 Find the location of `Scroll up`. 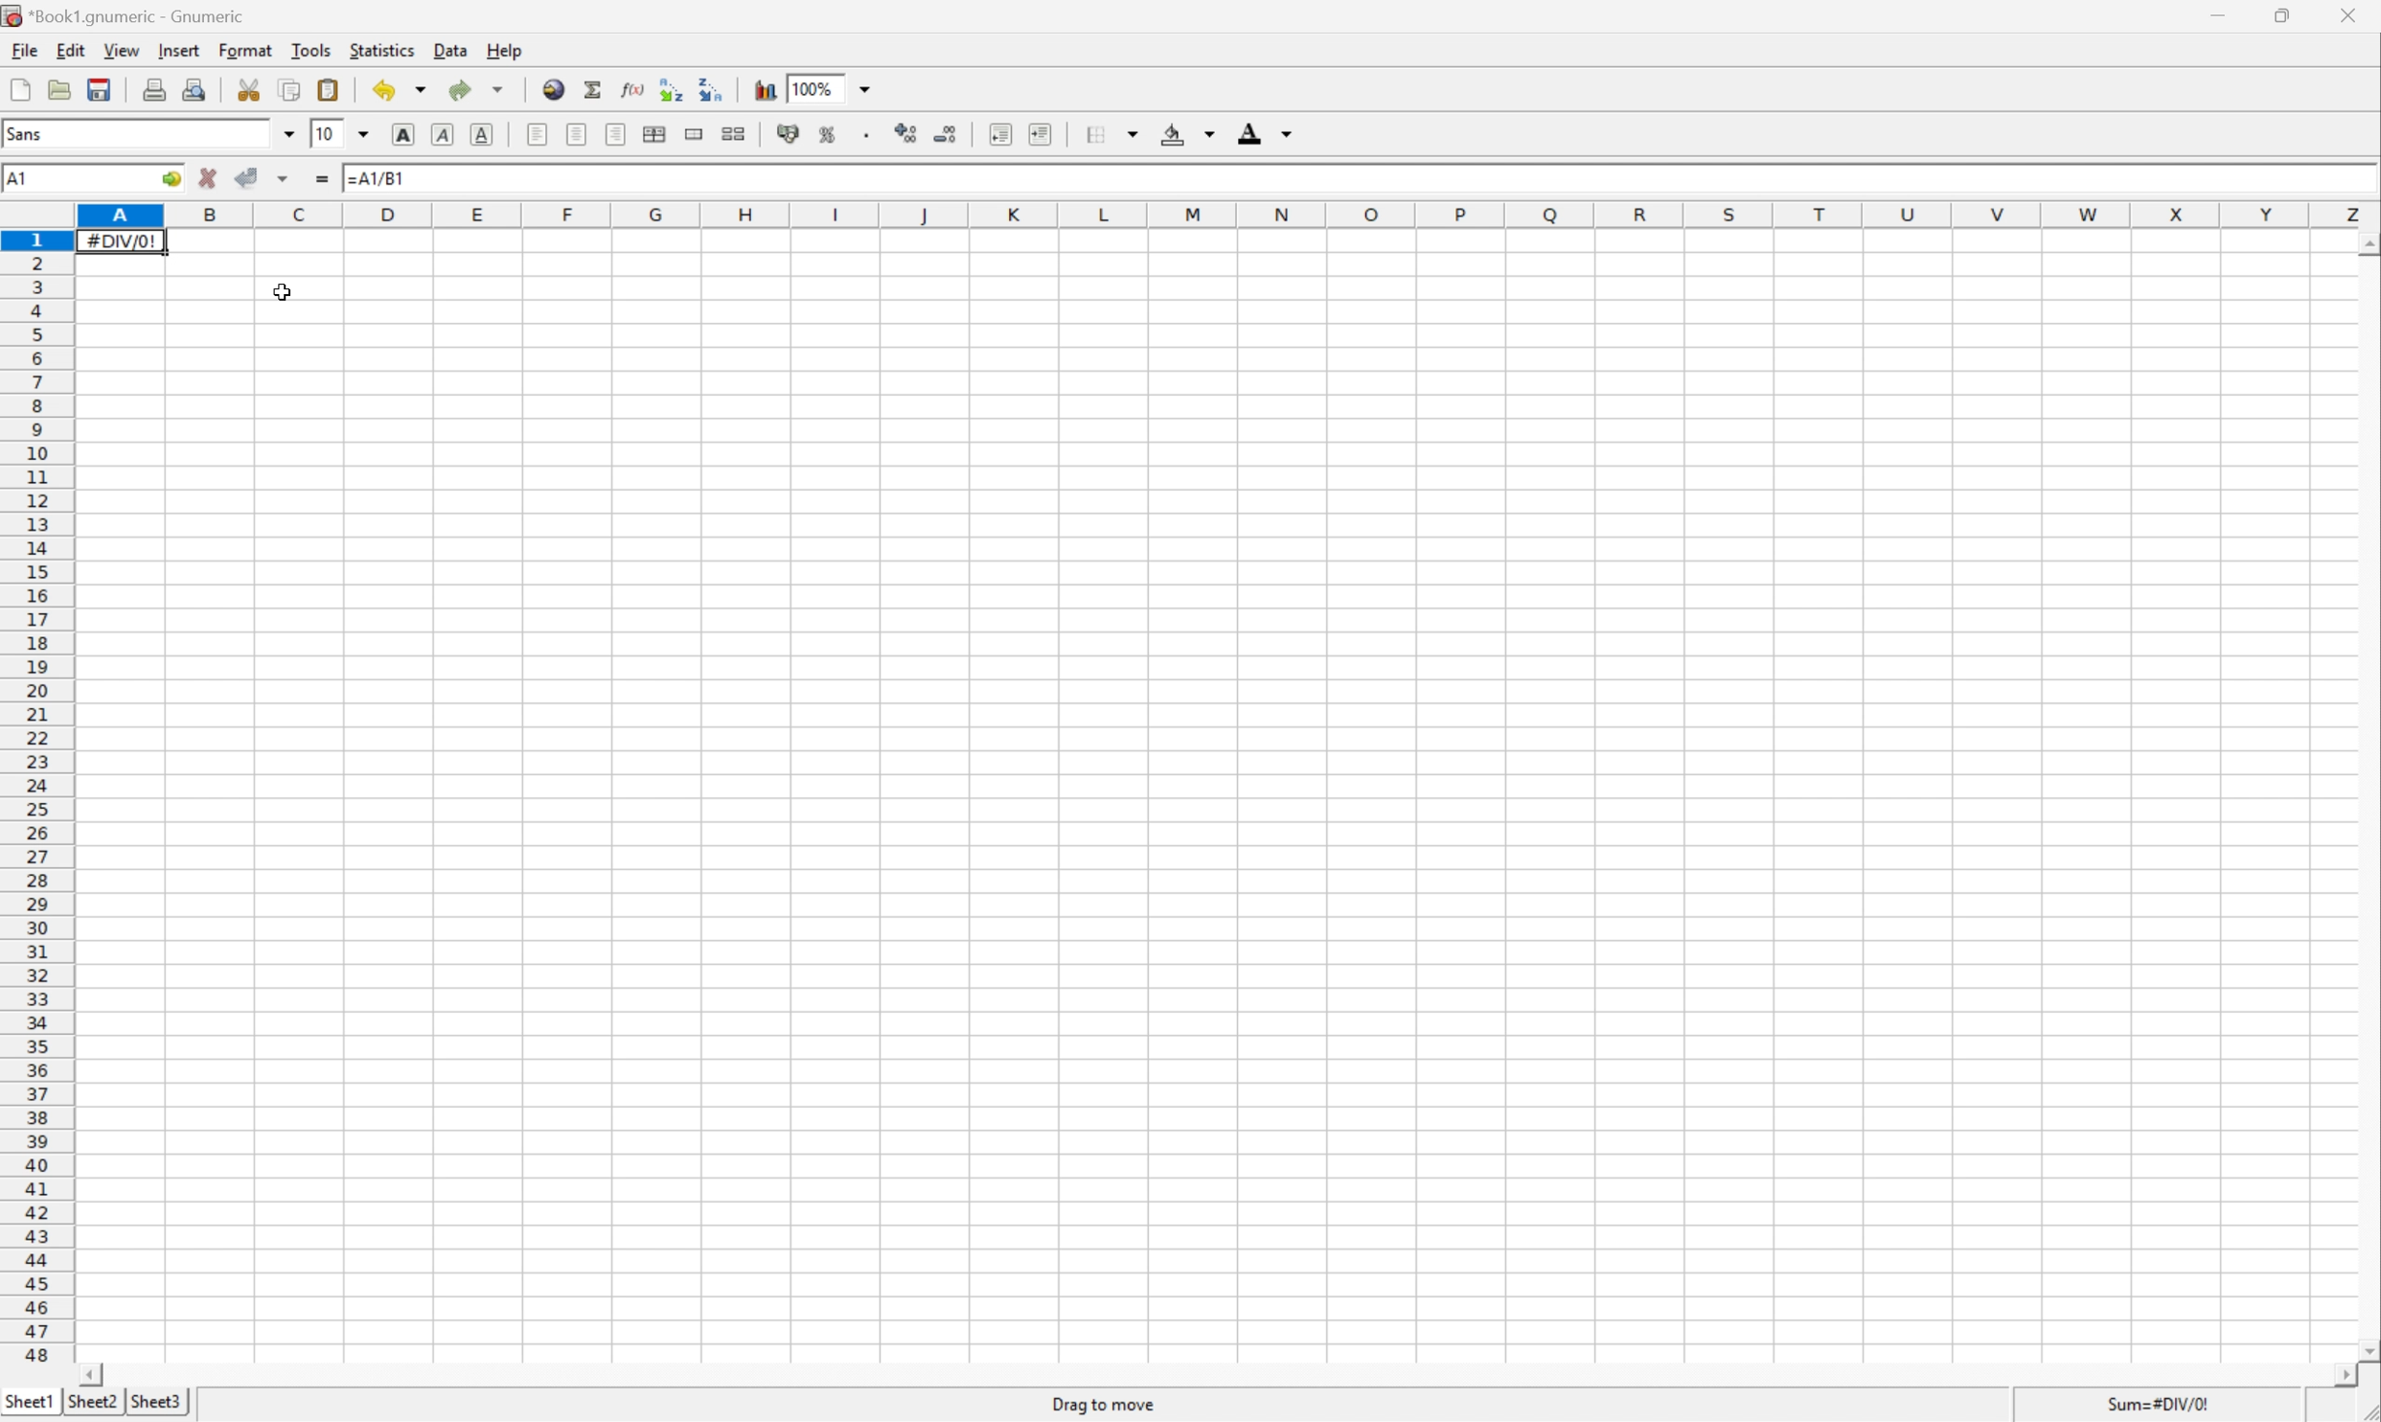

Scroll up is located at coordinates (2366, 244).